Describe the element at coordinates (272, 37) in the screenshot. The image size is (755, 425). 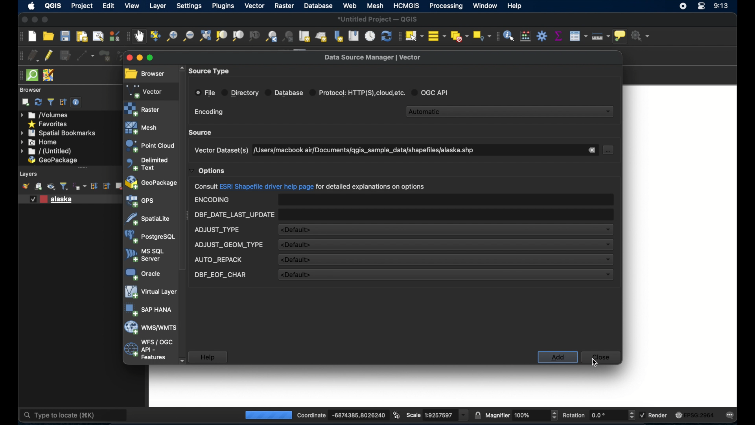
I see `zoom last` at that location.